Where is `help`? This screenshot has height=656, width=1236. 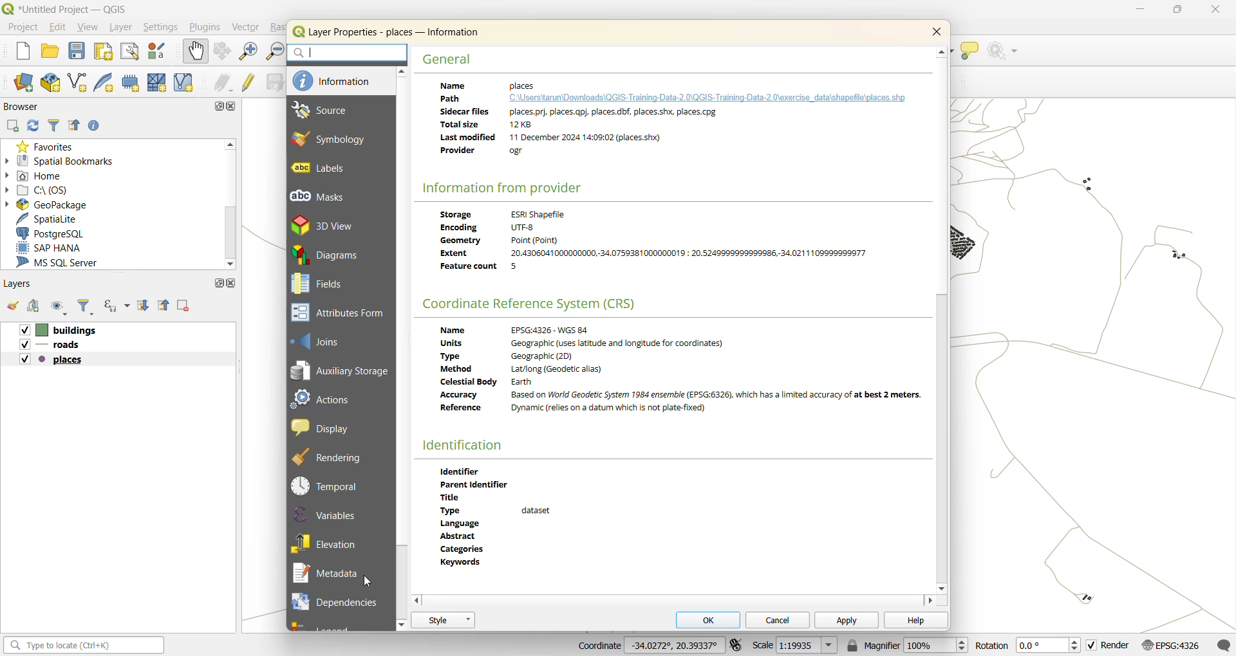
help is located at coordinates (915, 620).